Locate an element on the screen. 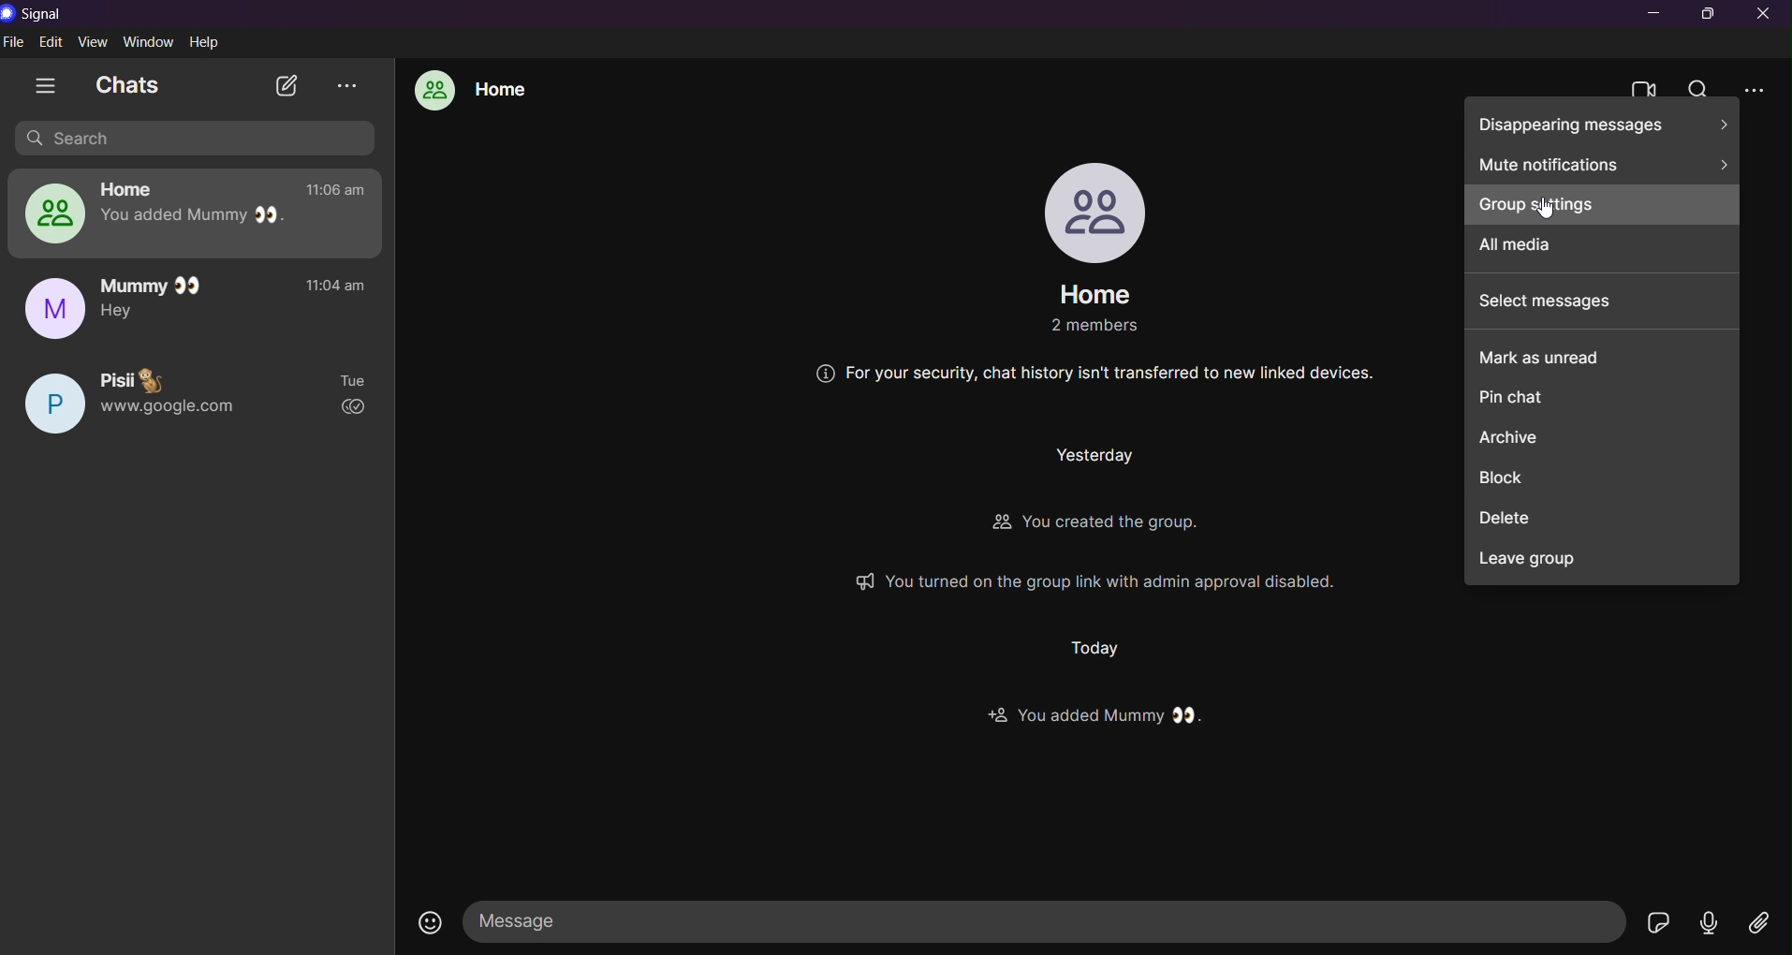   You turned on the group link with admin approval disabled. is located at coordinates (1122, 581).